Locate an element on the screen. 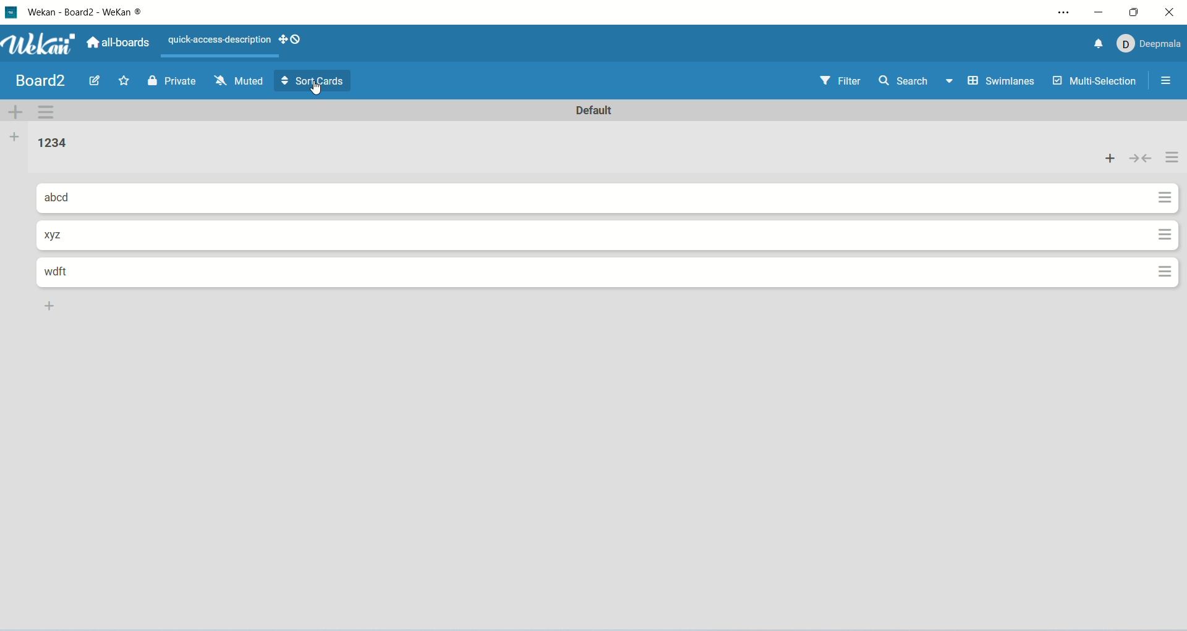 This screenshot has width=1187, height=631. logo is located at coordinates (12, 14).